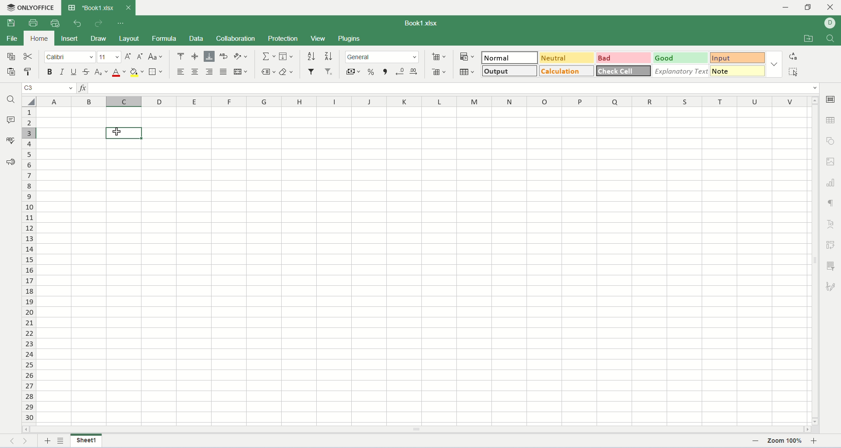 Image resolution: width=841 pixels, height=448 pixels. Describe the element at coordinates (831, 202) in the screenshot. I see `paragraph settings` at that location.